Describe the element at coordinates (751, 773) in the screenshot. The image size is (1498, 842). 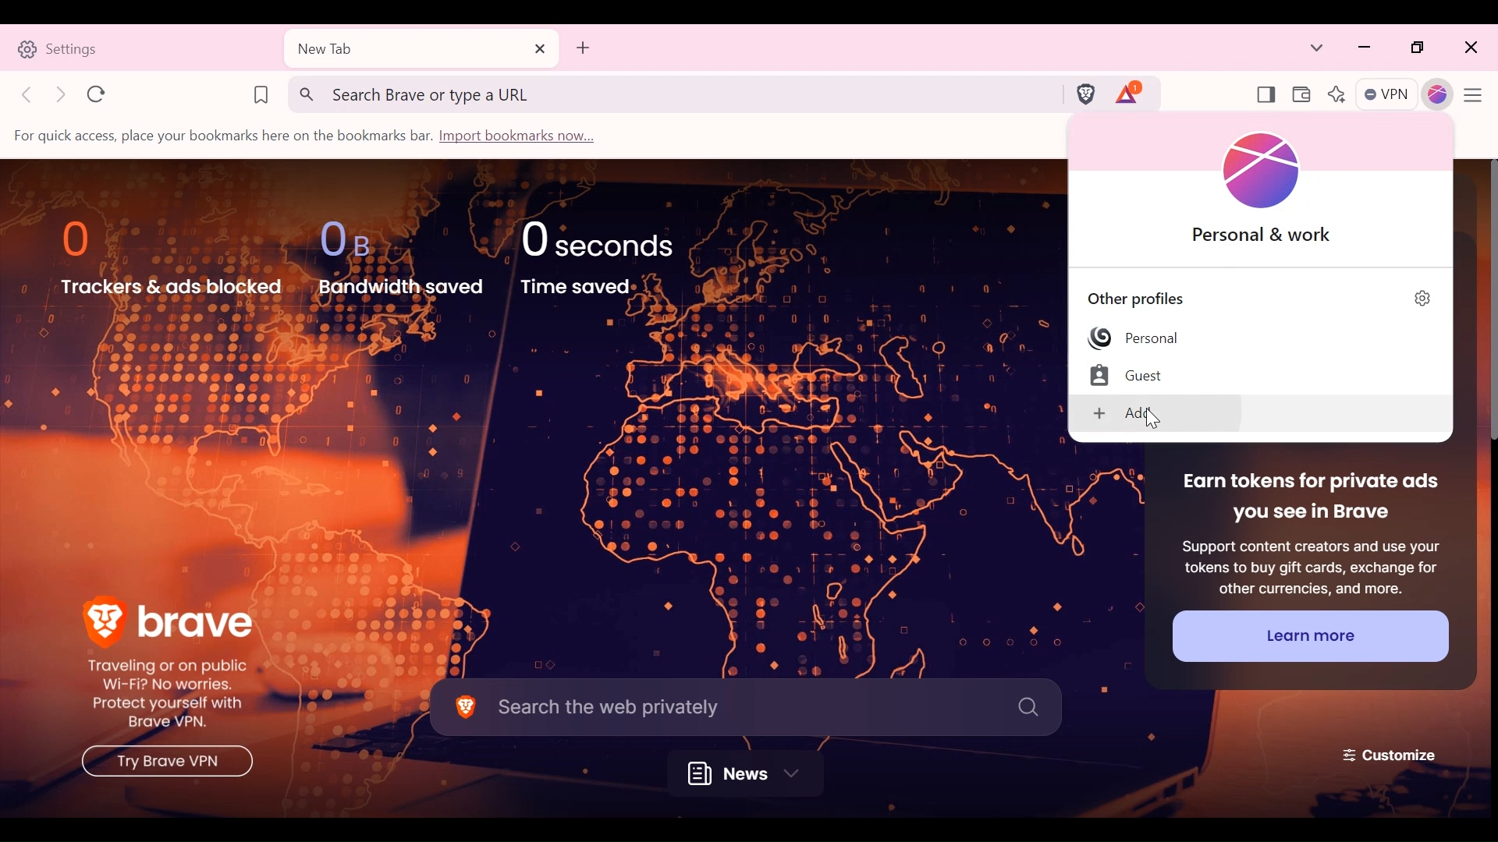
I see `News` at that location.